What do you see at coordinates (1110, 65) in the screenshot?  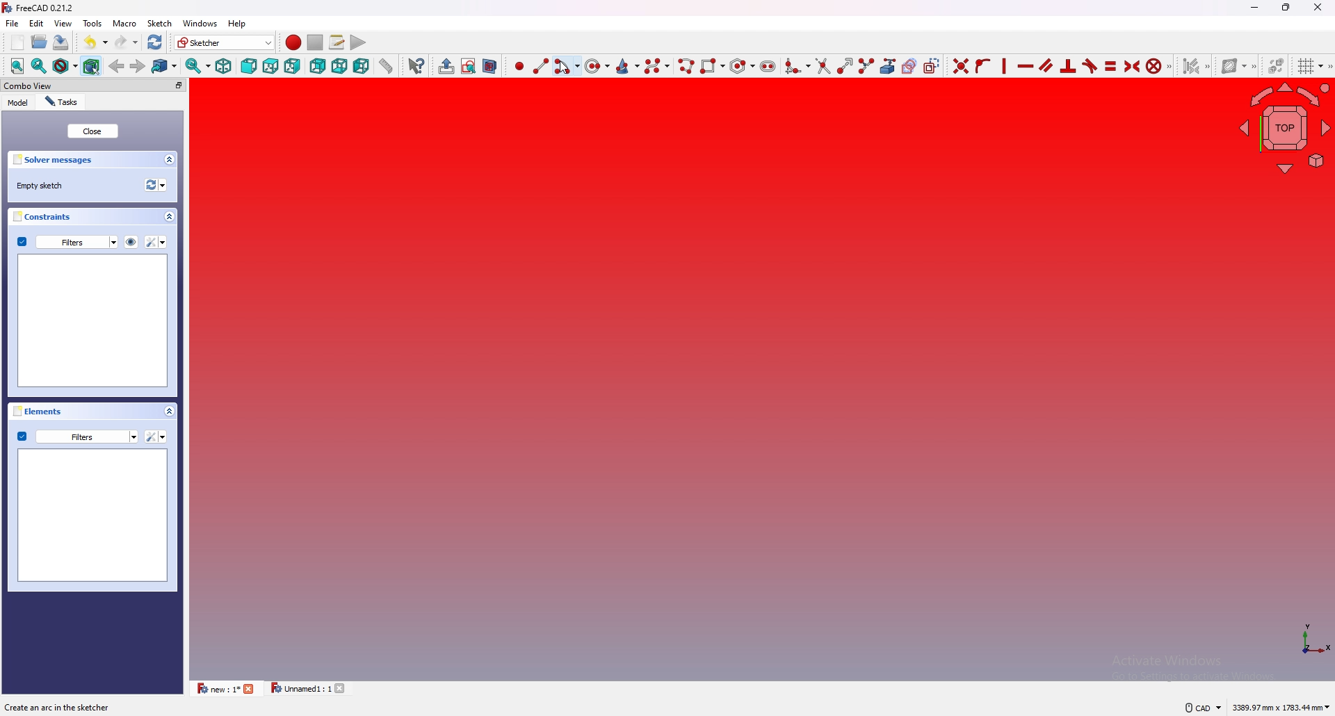 I see `constrain equal` at bounding box center [1110, 65].